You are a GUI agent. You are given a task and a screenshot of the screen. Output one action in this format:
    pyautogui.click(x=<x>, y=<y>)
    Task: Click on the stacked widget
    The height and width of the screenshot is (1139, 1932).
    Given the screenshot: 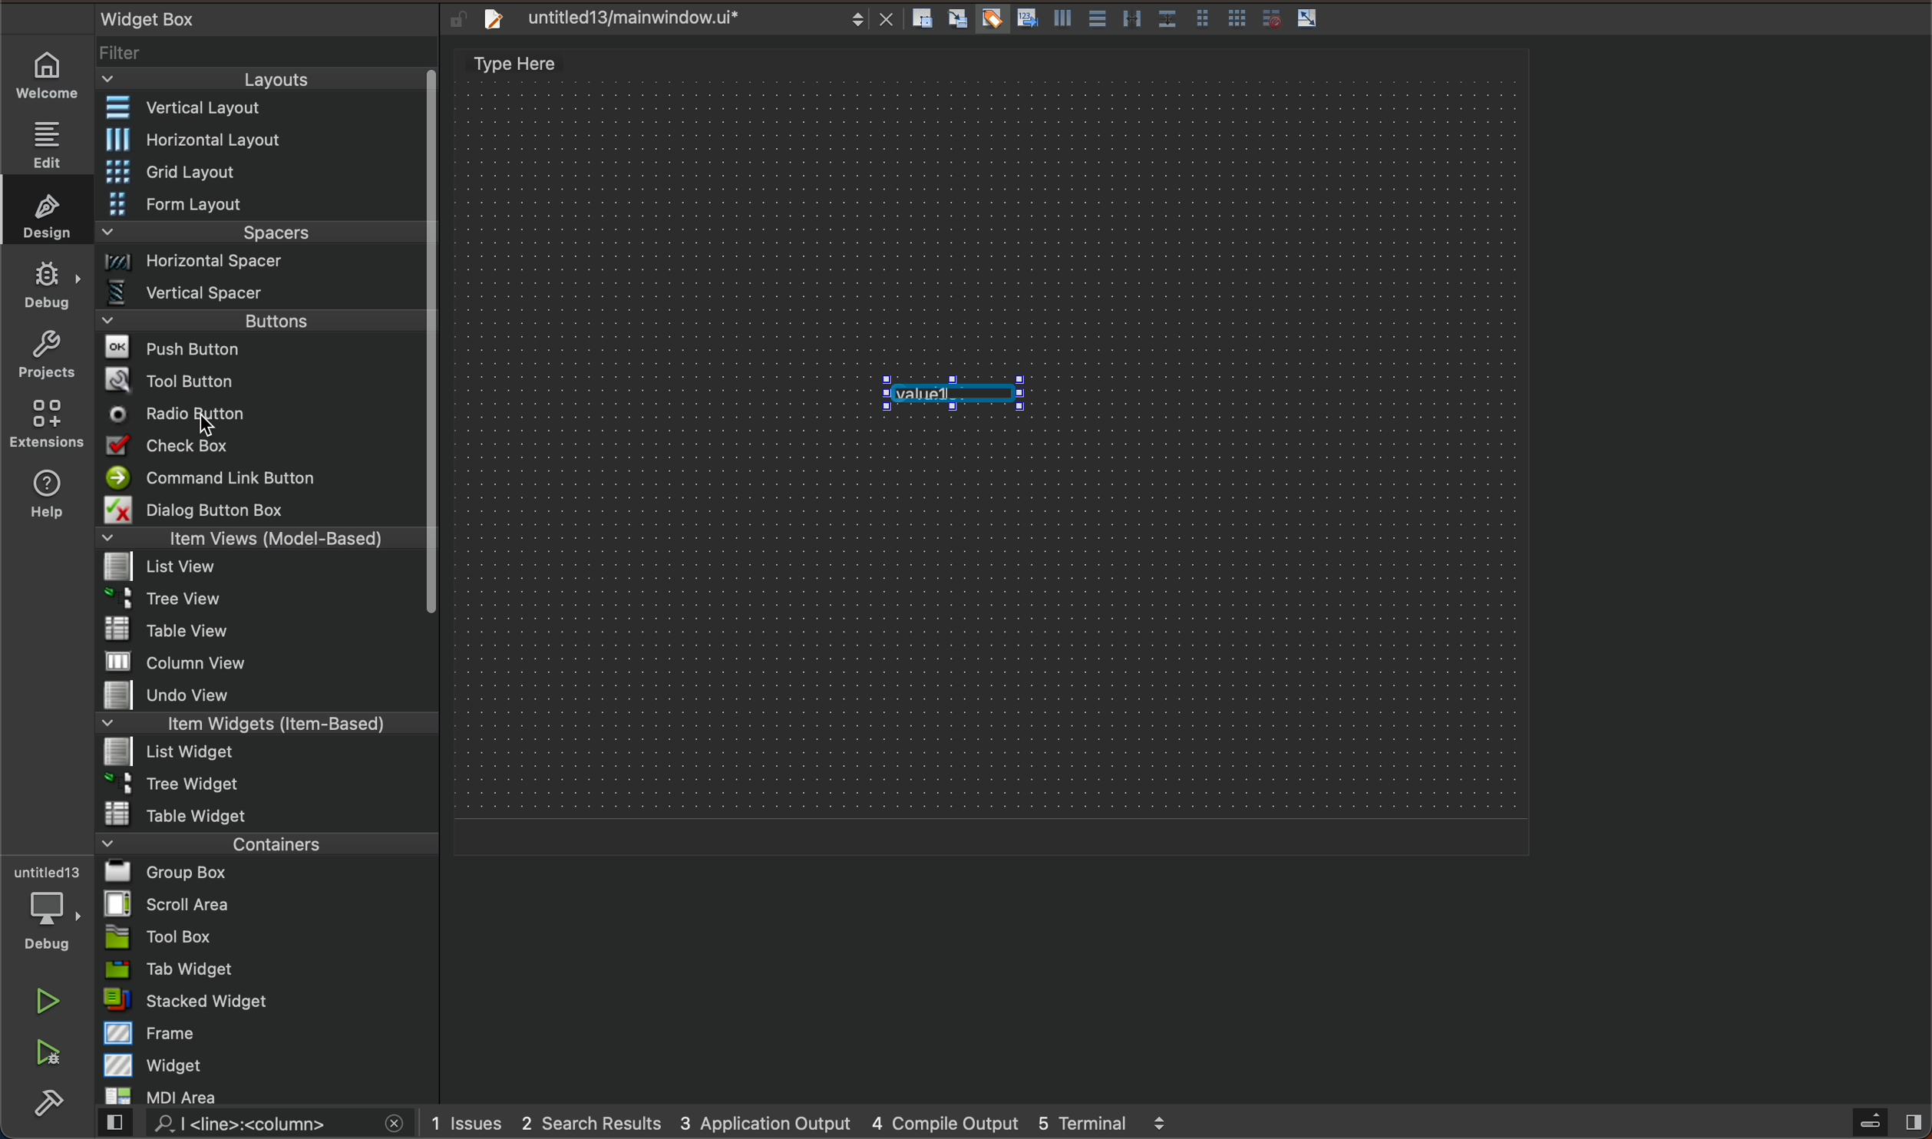 What is the action you would take?
    pyautogui.click(x=268, y=1000)
    